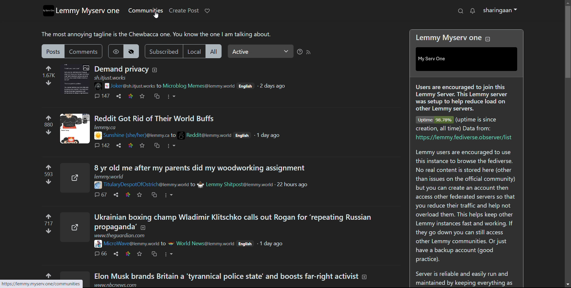  What do you see at coordinates (131, 51) in the screenshot?
I see `hide hidden posts` at bounding box center [131, 51].